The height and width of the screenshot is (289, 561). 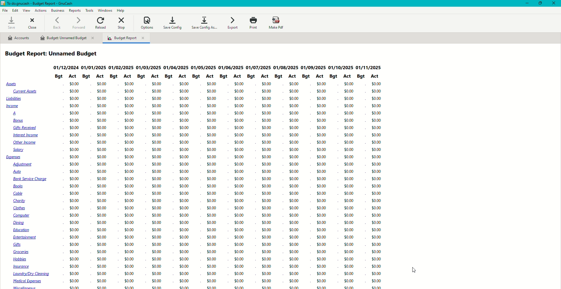 I want to click on Help, so click(x=121, y=10).